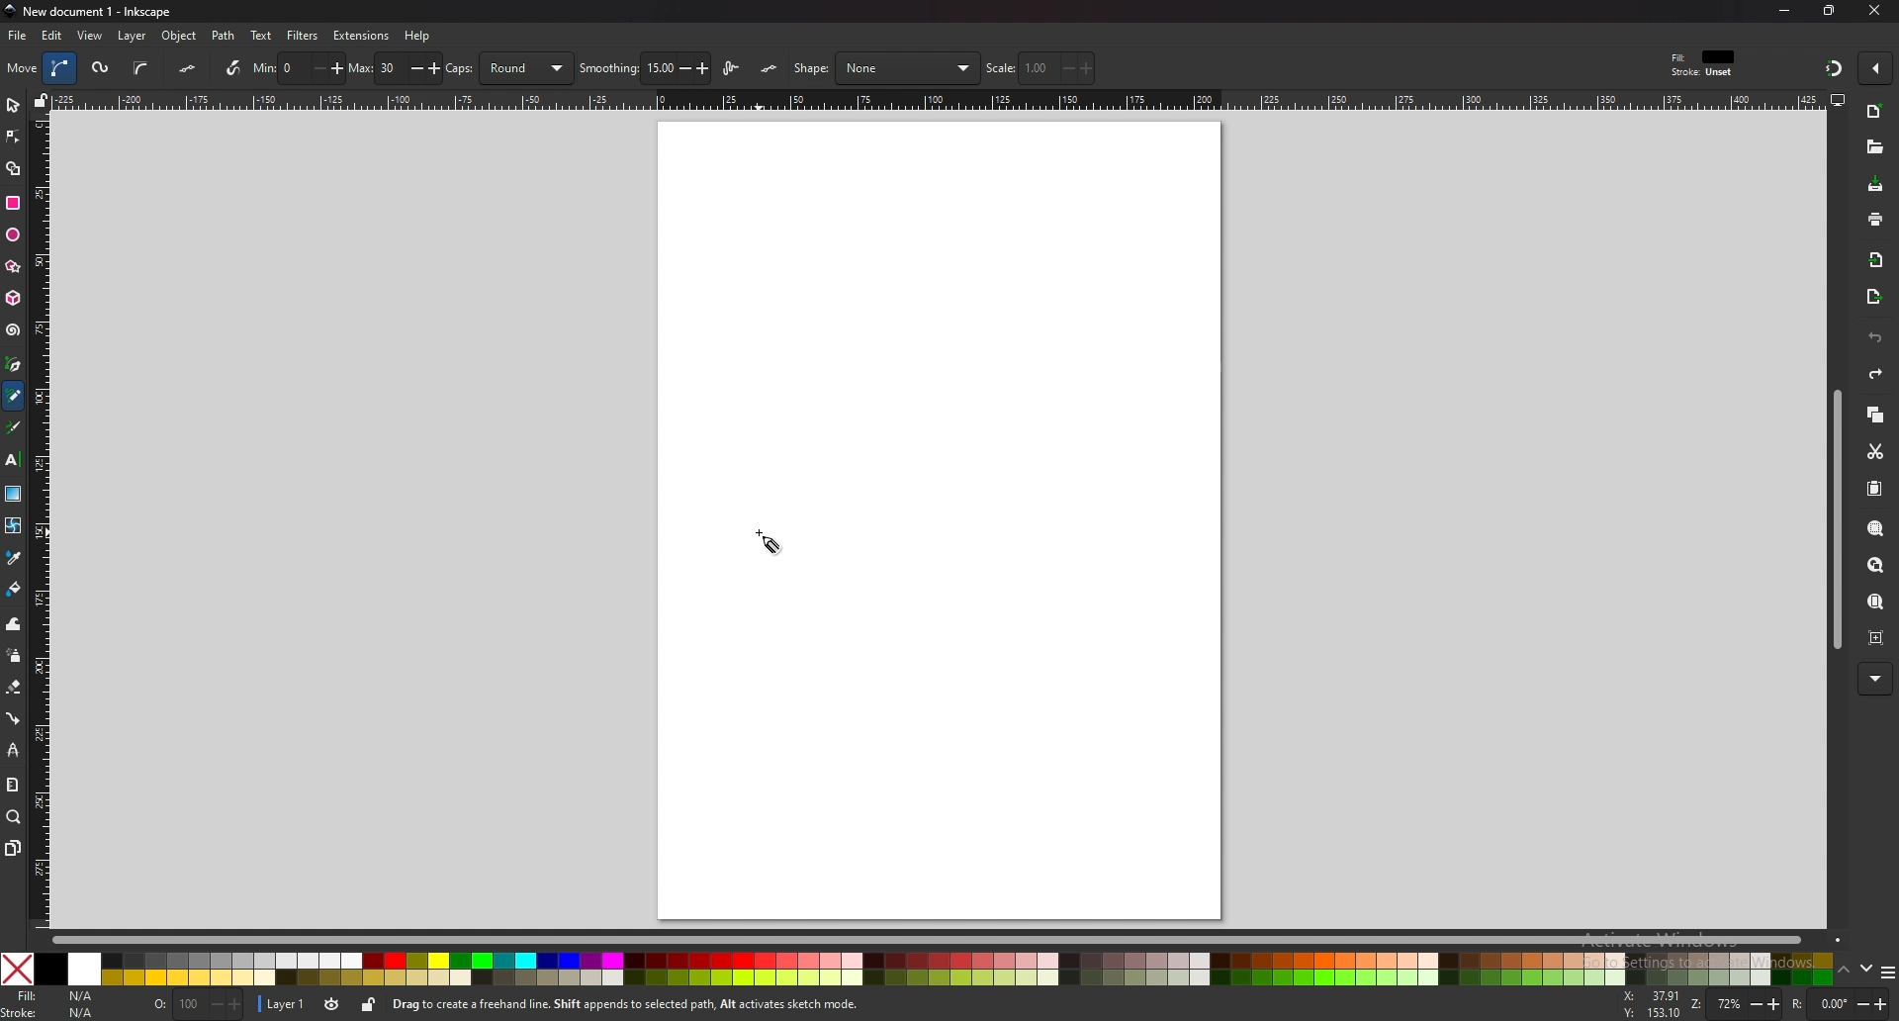 This screenshot has height=1021, width=1899. I want to click on stars and polygons, so click(13, 266).